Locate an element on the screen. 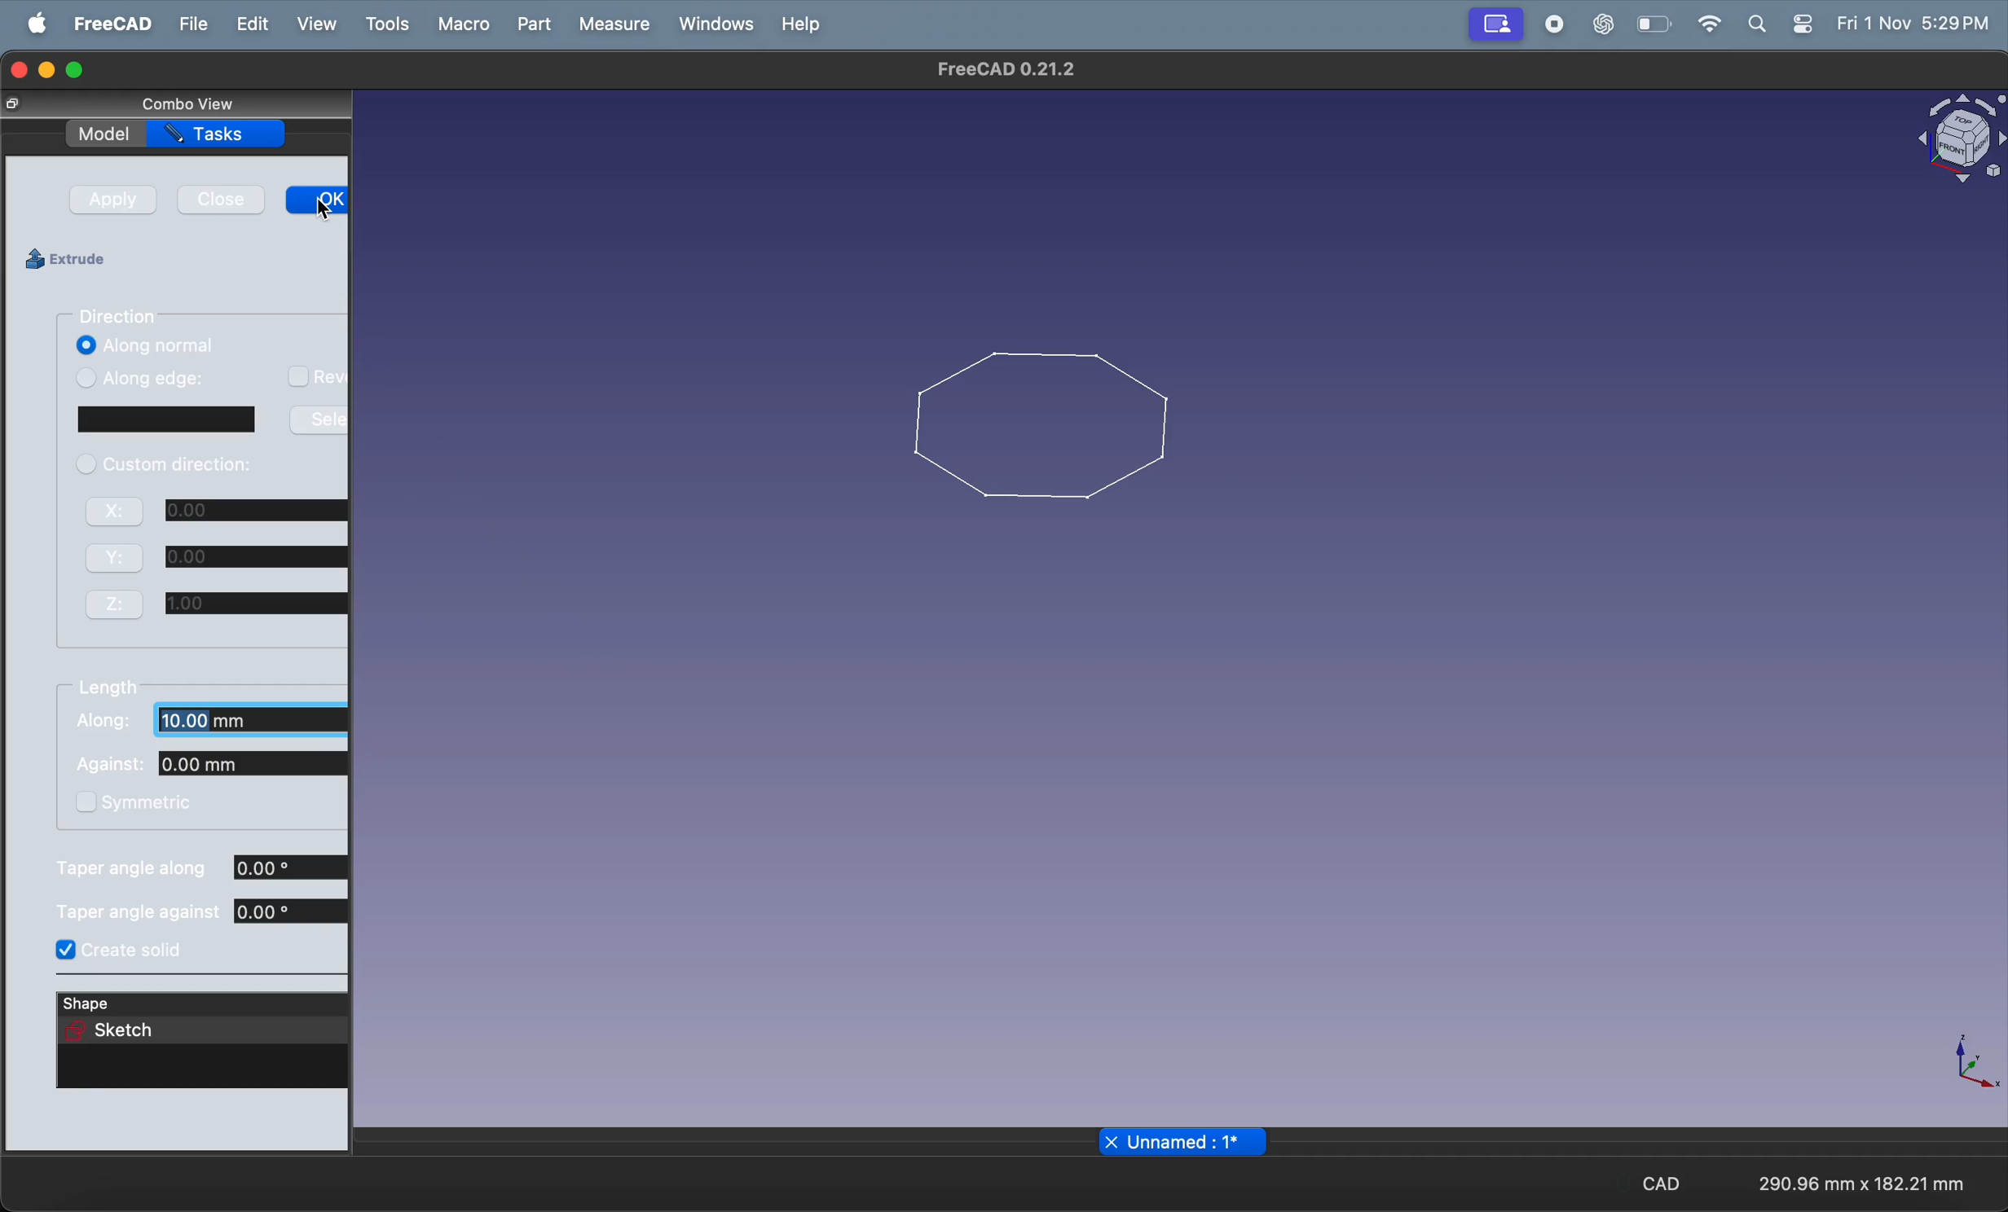 The image size is (2008, 1212). model is located at coordinates (110, 134).